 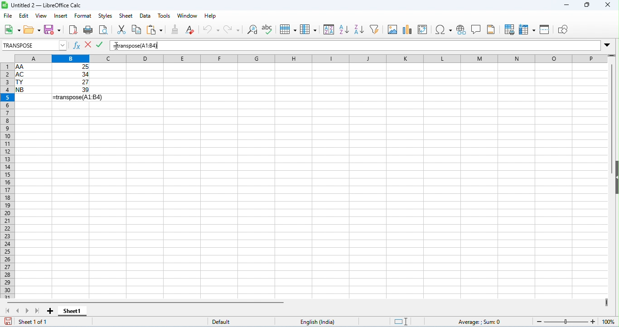 I want to click on export pdf, so click(x=73, y=30).